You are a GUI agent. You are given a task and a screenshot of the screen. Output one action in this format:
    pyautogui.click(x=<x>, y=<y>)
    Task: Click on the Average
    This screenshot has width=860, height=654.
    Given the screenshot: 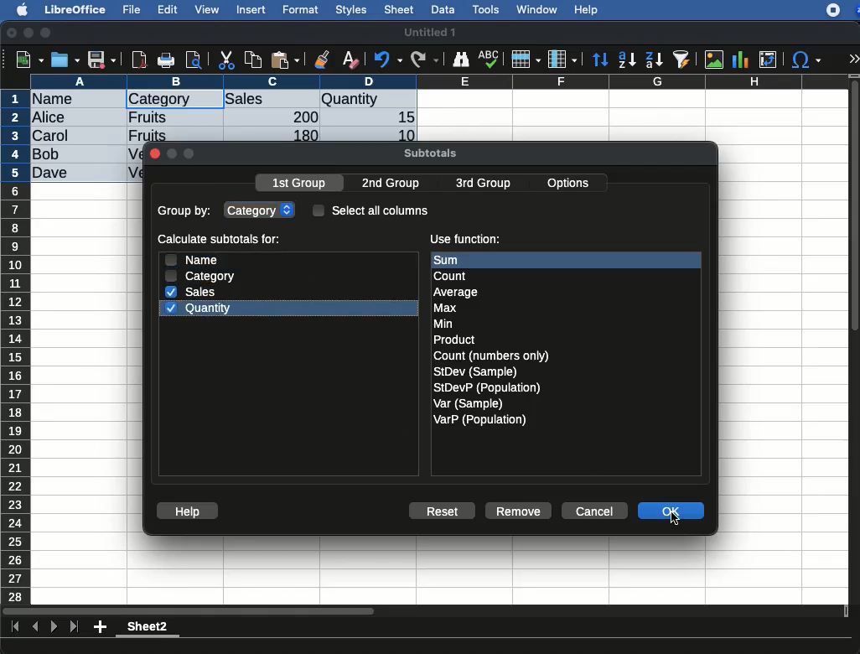 What is the action you would take?
    pyautogui.click(x=457, y=292)
    